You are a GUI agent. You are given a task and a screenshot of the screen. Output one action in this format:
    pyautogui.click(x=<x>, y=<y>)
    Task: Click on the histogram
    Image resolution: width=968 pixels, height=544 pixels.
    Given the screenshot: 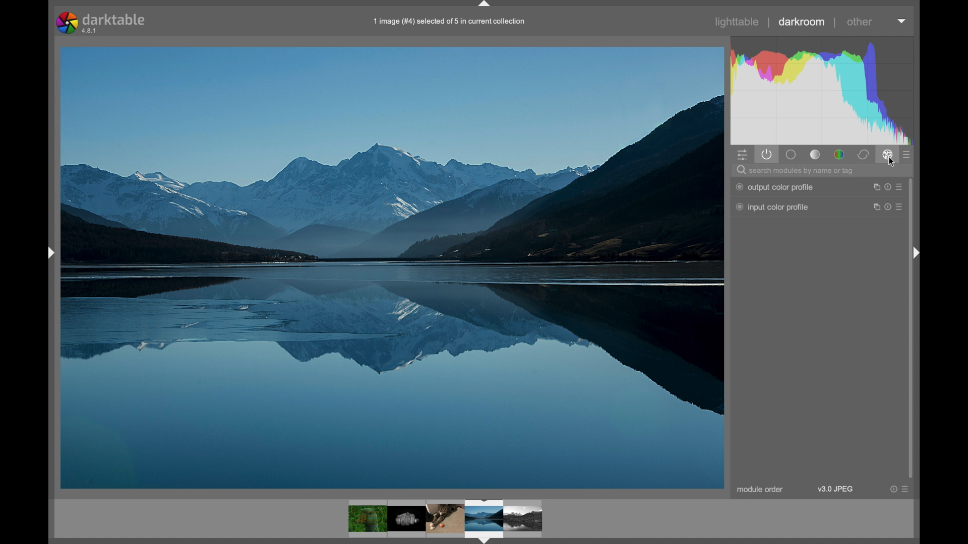 What is the action you would take?
    pyautogui.click(x=825, y=90)
    